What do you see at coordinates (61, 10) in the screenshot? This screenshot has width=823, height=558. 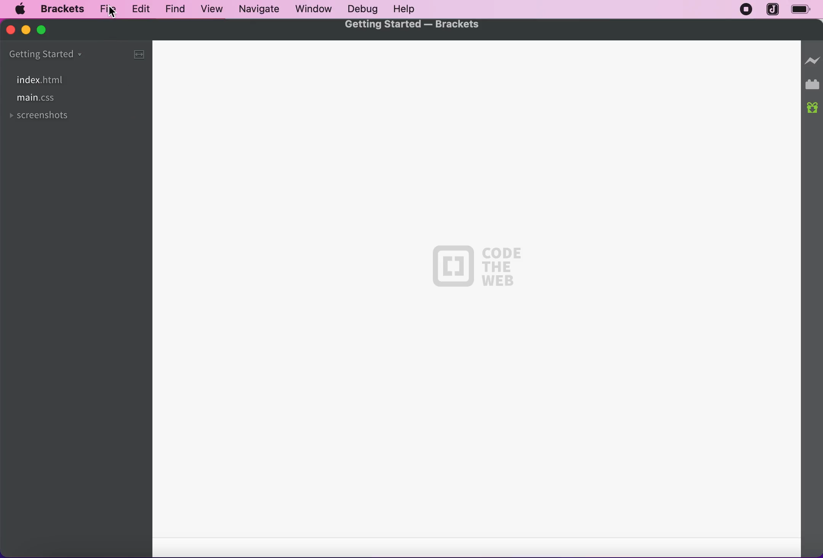 I see `brackets` at bounding box center [61, 10].